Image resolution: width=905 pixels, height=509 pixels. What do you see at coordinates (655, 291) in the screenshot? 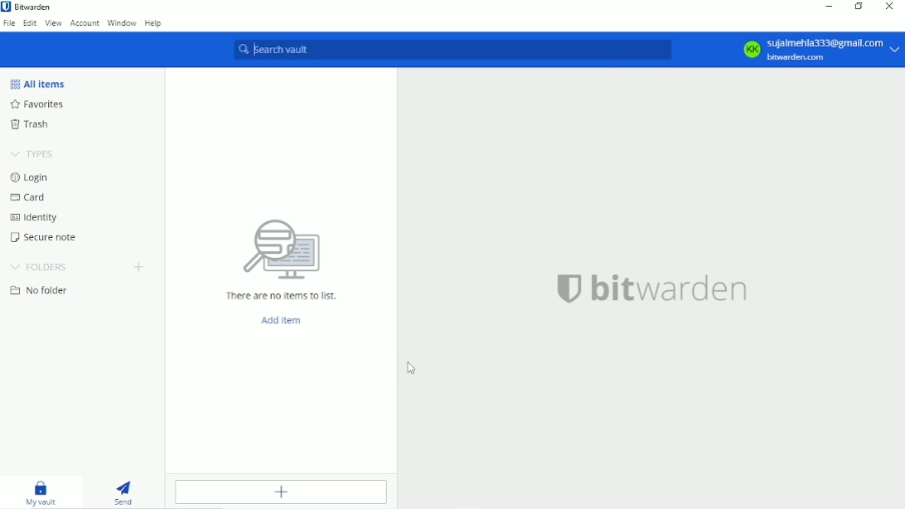
I see `bitwarden logo` at bounding box center [655, 291].